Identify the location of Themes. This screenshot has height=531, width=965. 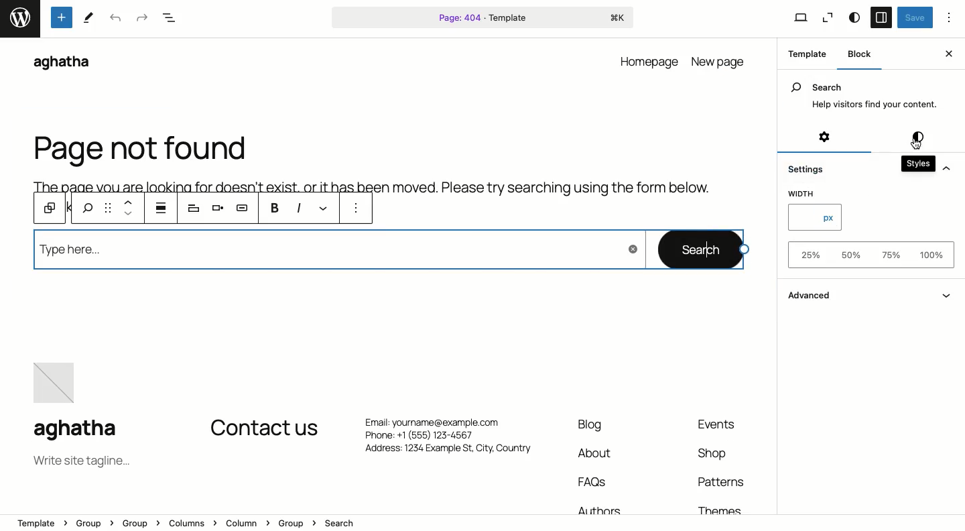
(724, 508).